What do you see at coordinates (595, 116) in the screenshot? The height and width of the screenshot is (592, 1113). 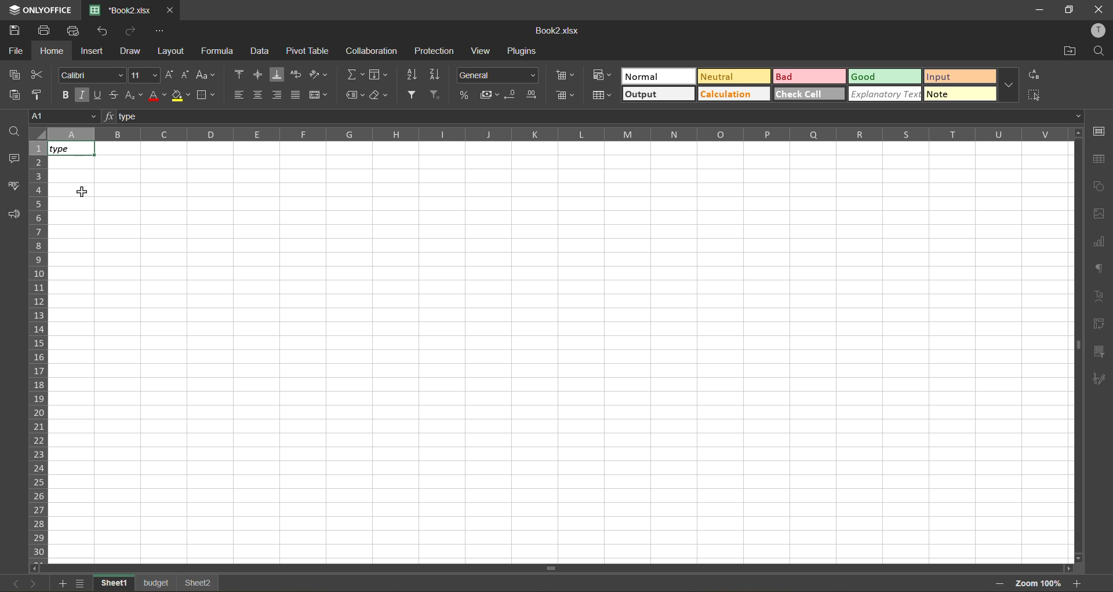 I see `formula bar` at bounding box center [595, 116].